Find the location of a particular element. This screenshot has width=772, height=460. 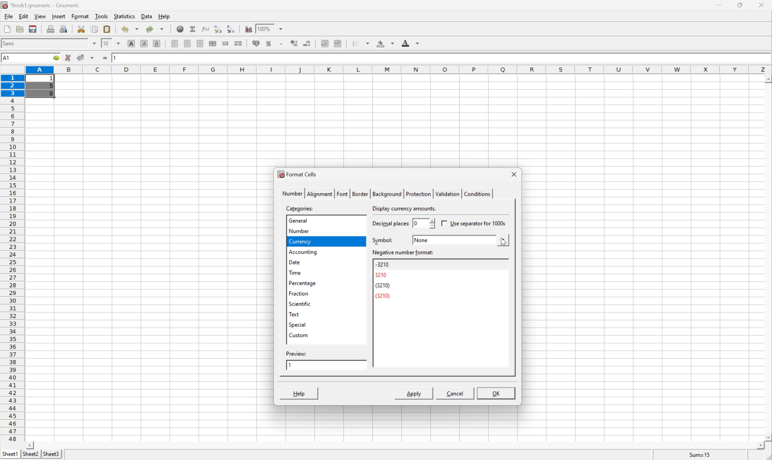

column names is located at coordinates (400, 70).